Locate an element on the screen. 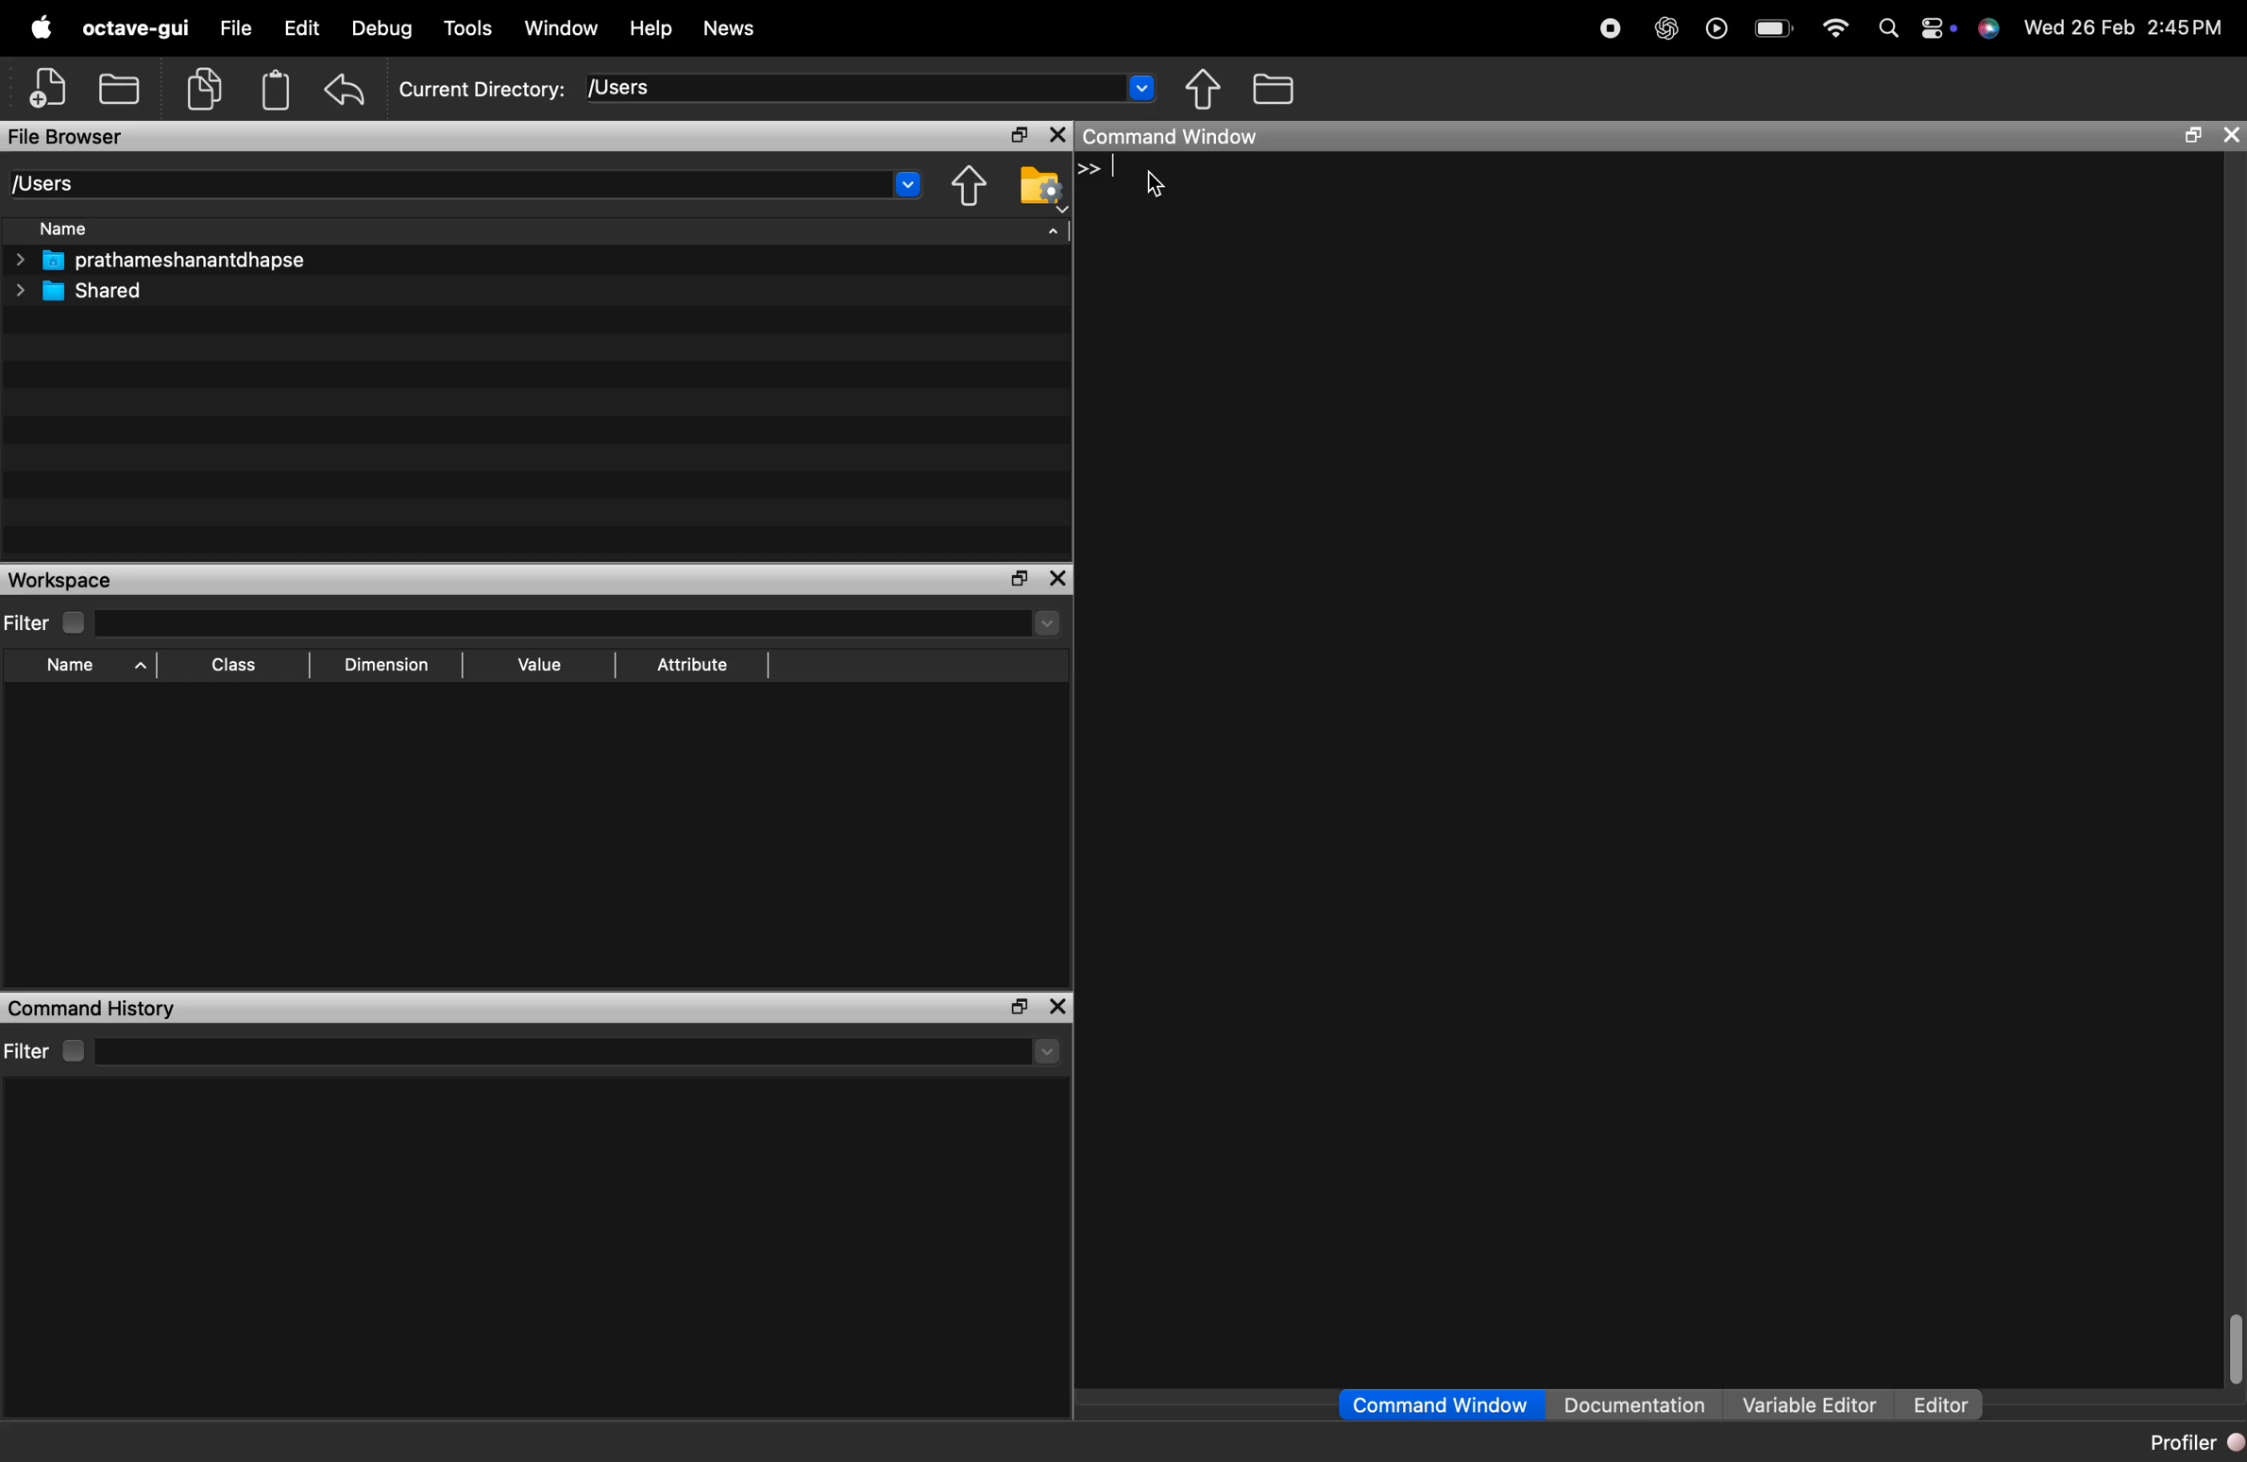 This screenshot has height=1462, width=2247. Window is located at coordinates (567, 24).